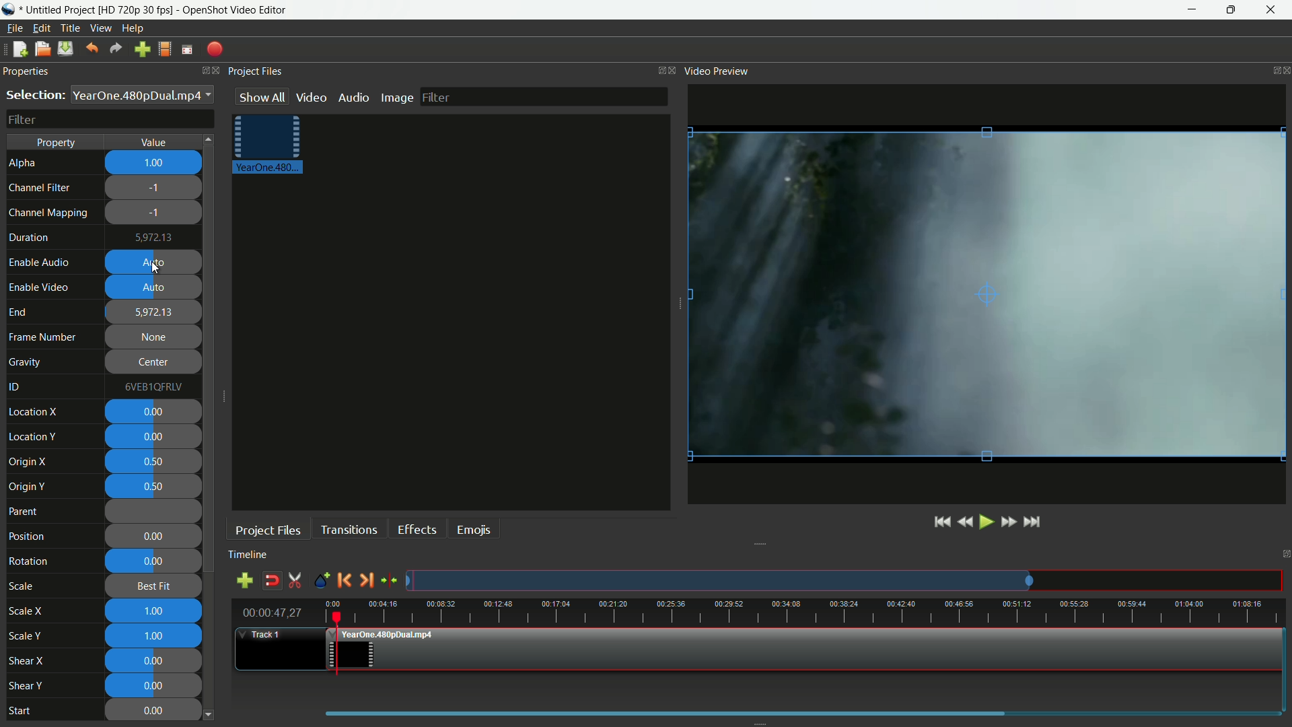 This screenshot has width=1292, height=727. What do you see at coordinates (154, 312) in the screenshot?
I see `5972.13` at bounding box center [154, 312].